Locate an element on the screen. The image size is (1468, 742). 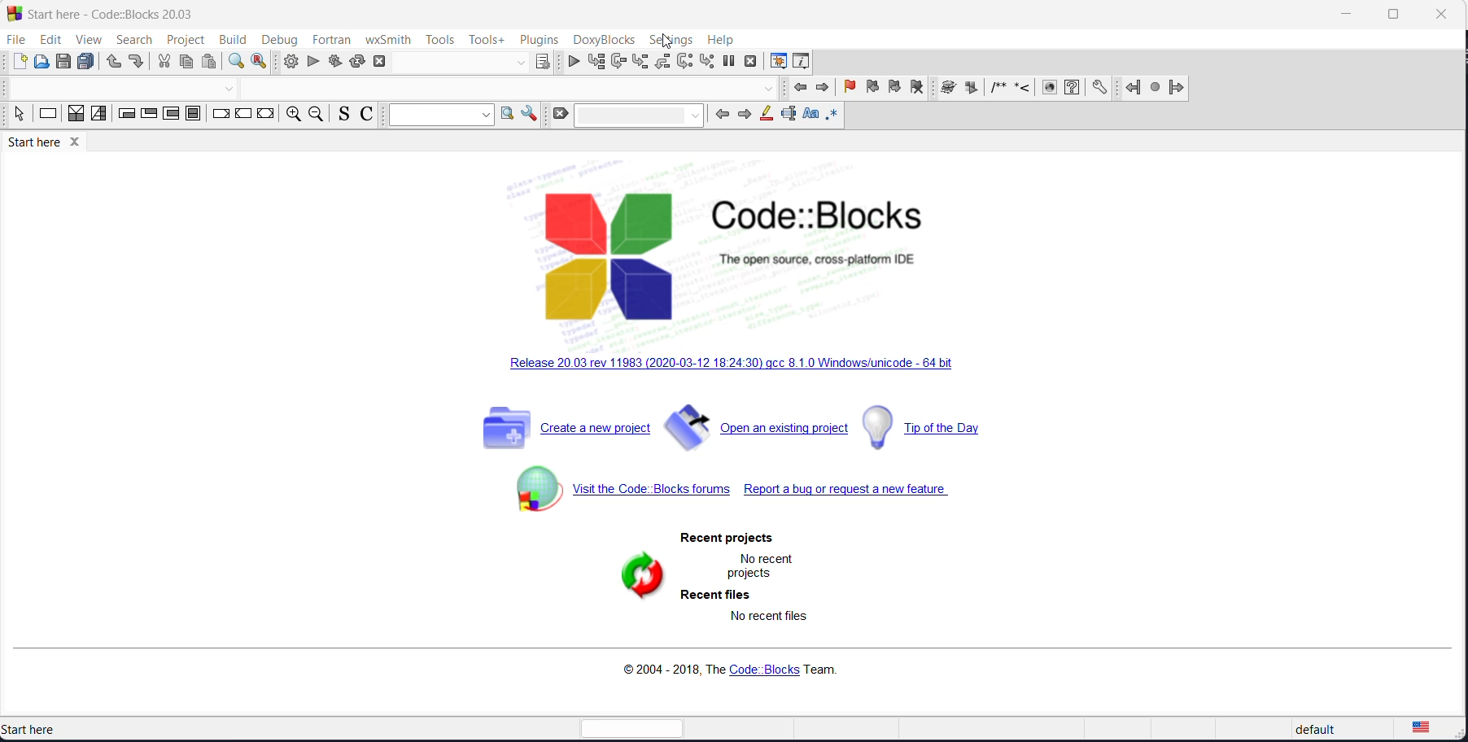
open is located at coordinates (42, 63).